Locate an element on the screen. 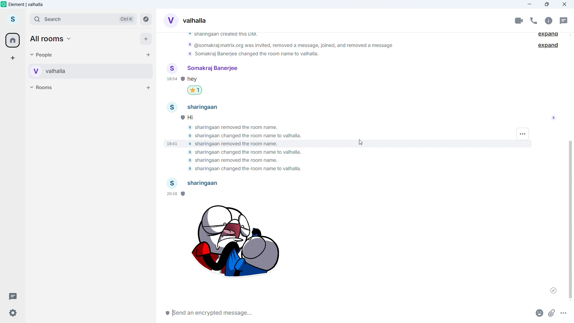 This screenshot has width=574, height=323. element vahalla is located at coordinates (26, 4).